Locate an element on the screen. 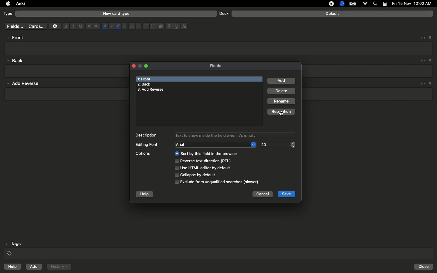 The height and width of the screenshot is (273, 437). Editing font is located at coordinates (147, 144).